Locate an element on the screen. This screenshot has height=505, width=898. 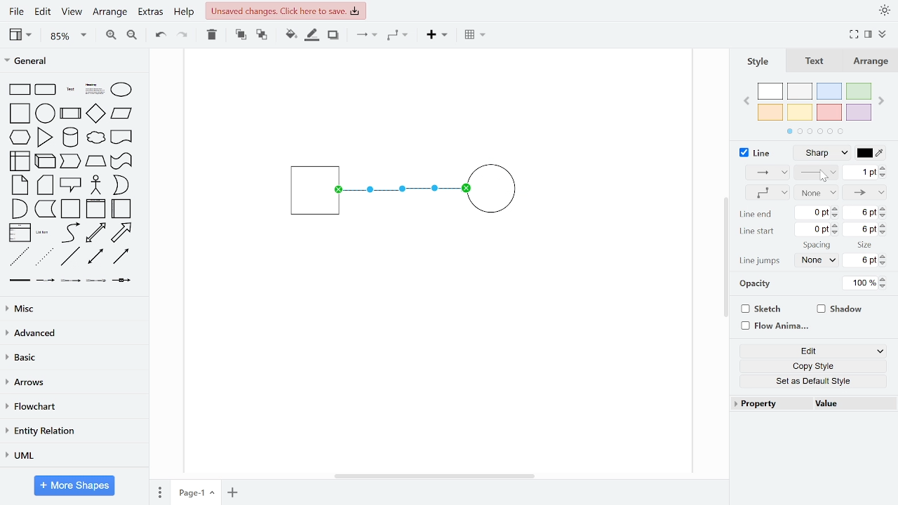
general is located at coordinates (75, 62).